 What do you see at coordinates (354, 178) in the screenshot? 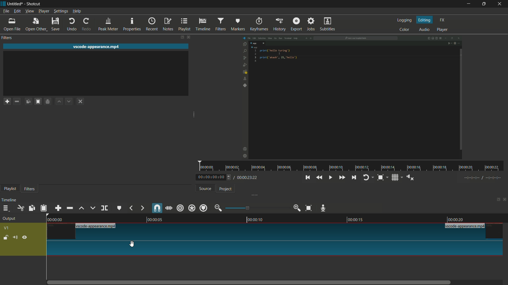
I see `skip to the next point` at bounding box center [354, 178].